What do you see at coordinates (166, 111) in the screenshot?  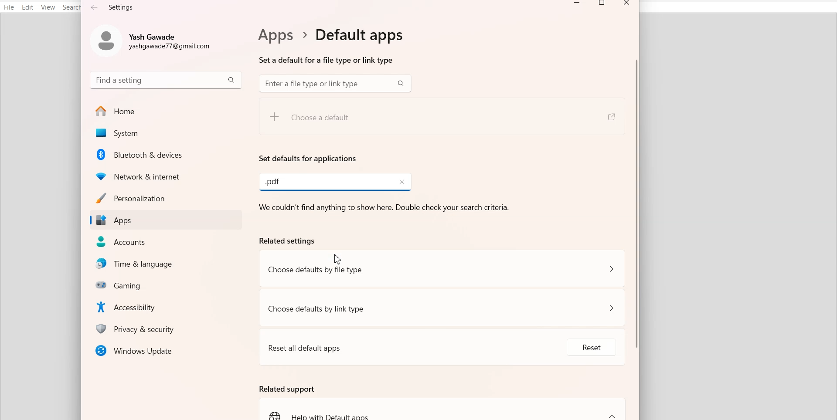 I see `Home` at bounding box center [166, 111].